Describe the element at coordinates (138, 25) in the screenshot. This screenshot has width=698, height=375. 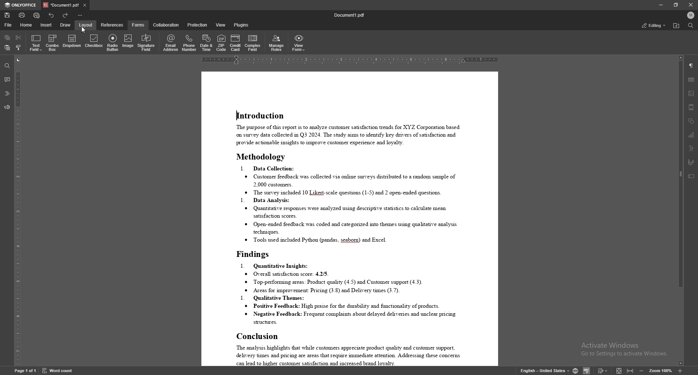
I see `forms` at that location.